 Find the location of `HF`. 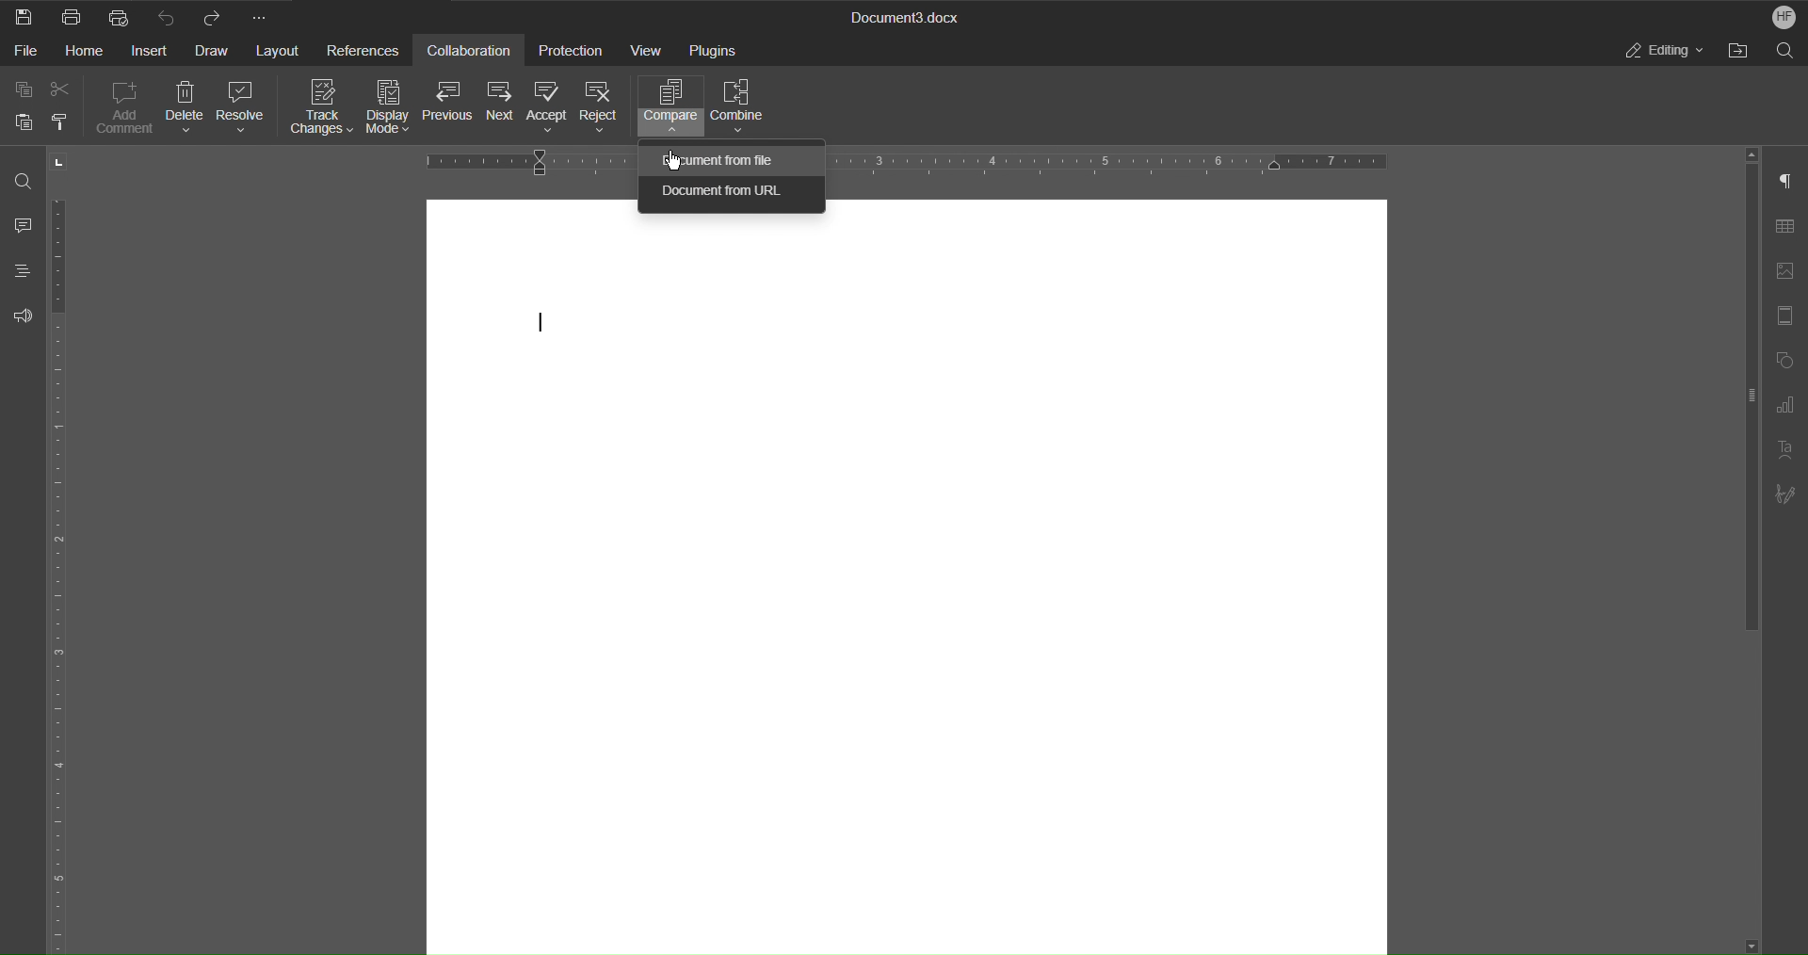

HF is located at coordinates (1784, 16).